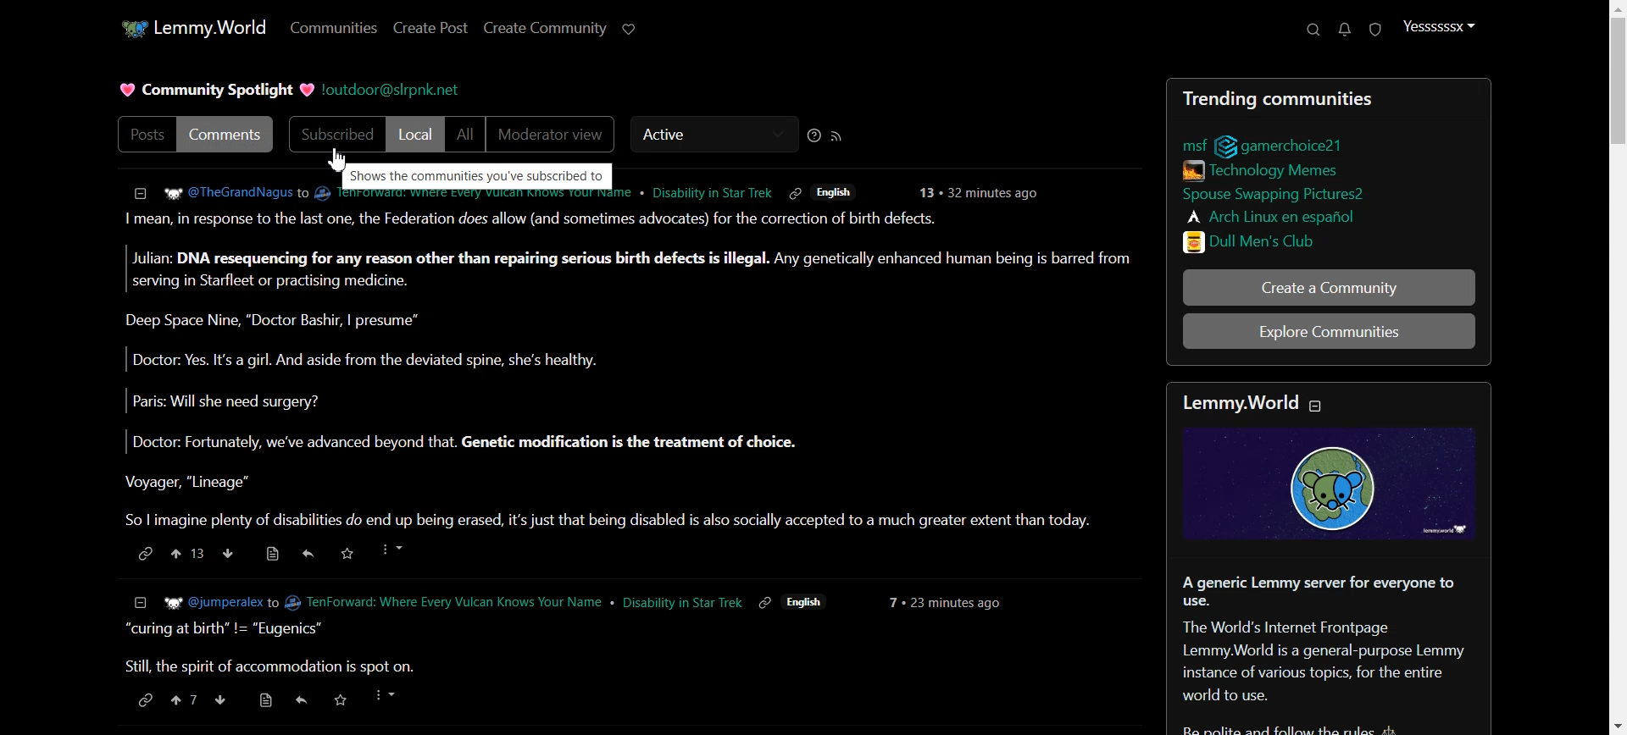 The height and width of the screenshot is (735, 1627). I want to click on Create Community, so click(545, 28).